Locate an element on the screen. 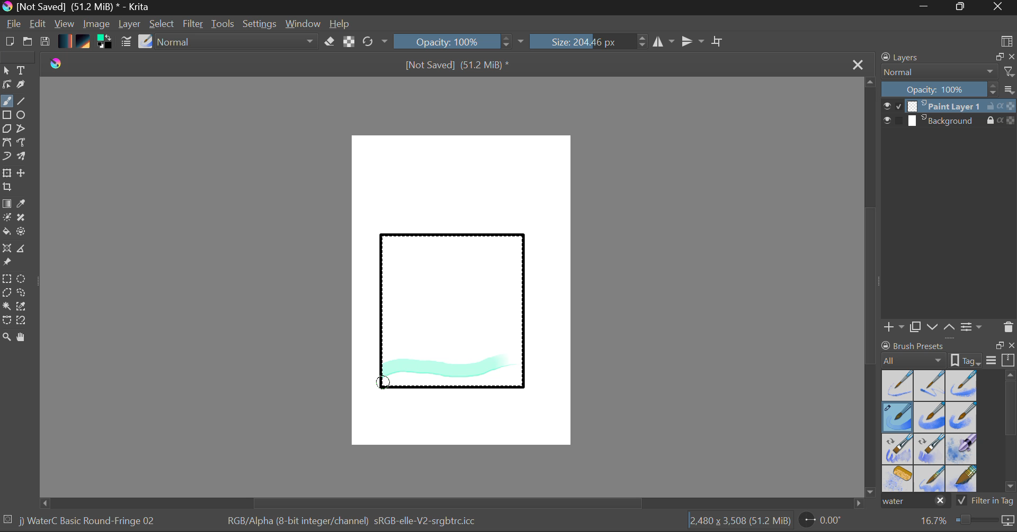 The image size is (1017, 532). Window Title is located at coordinates (77, 7).